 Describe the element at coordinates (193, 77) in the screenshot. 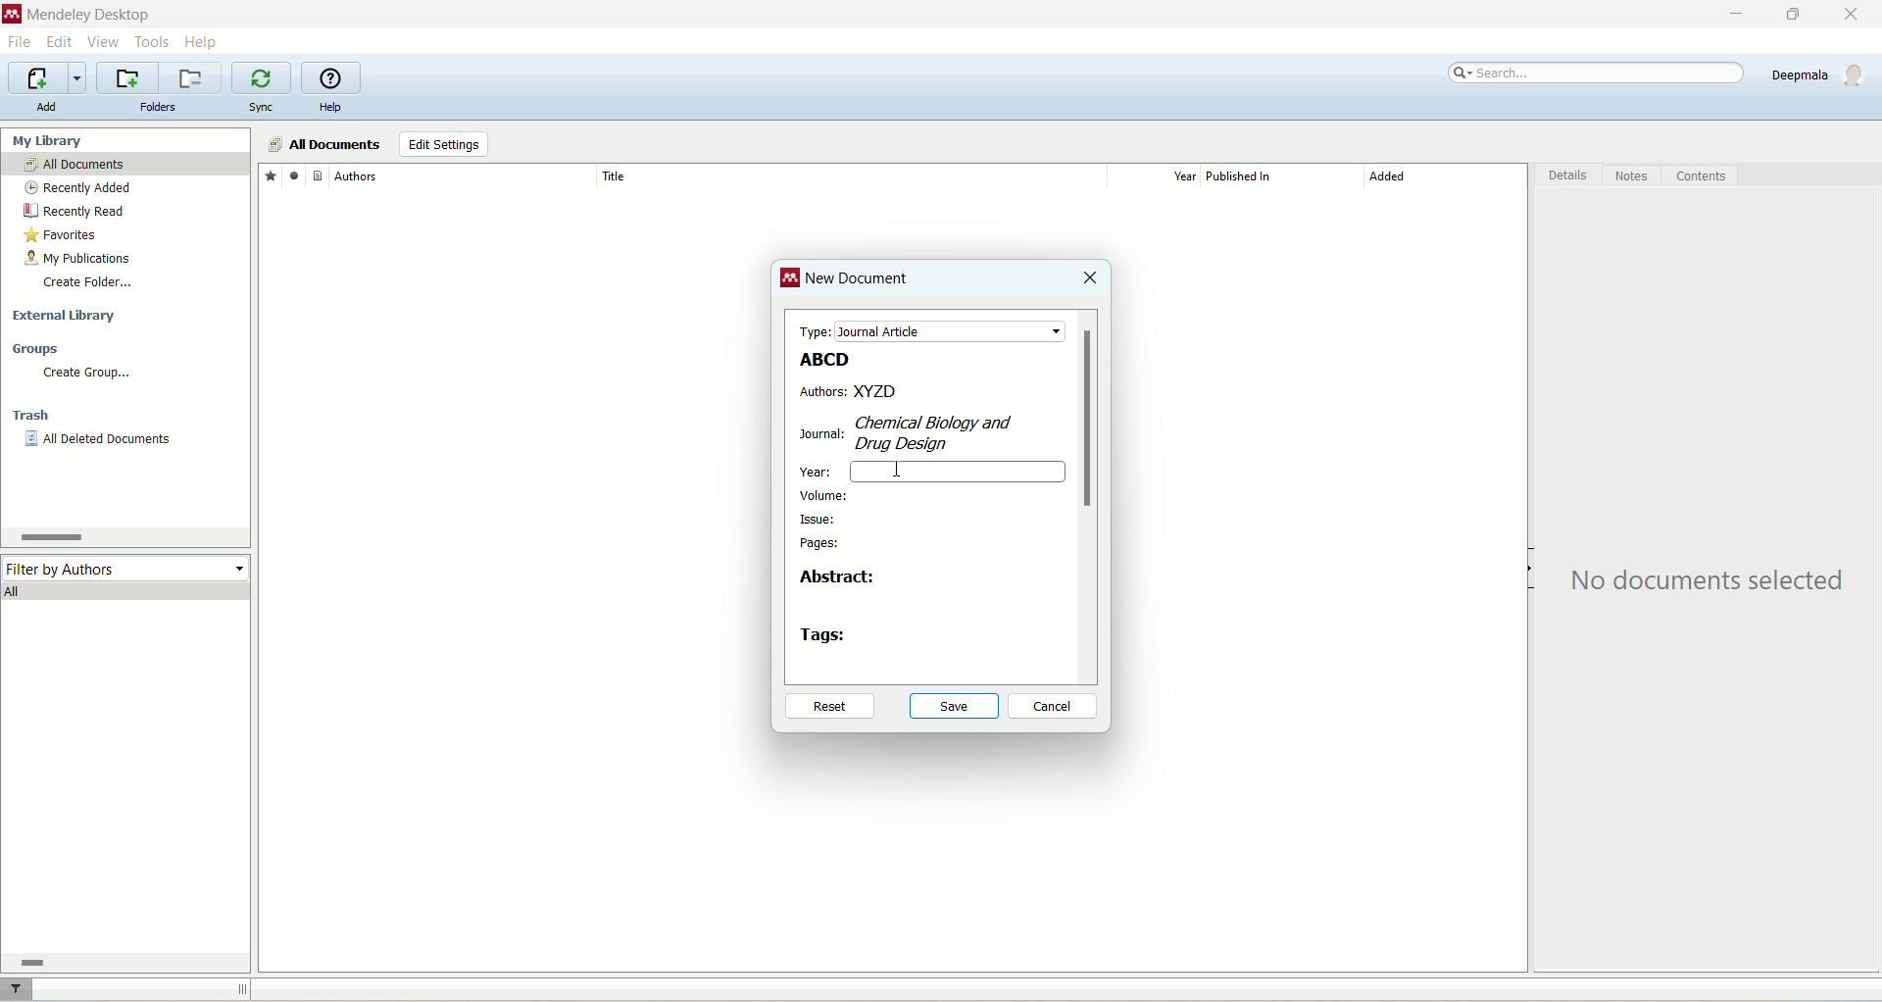

I see `remove current folder` at that location.